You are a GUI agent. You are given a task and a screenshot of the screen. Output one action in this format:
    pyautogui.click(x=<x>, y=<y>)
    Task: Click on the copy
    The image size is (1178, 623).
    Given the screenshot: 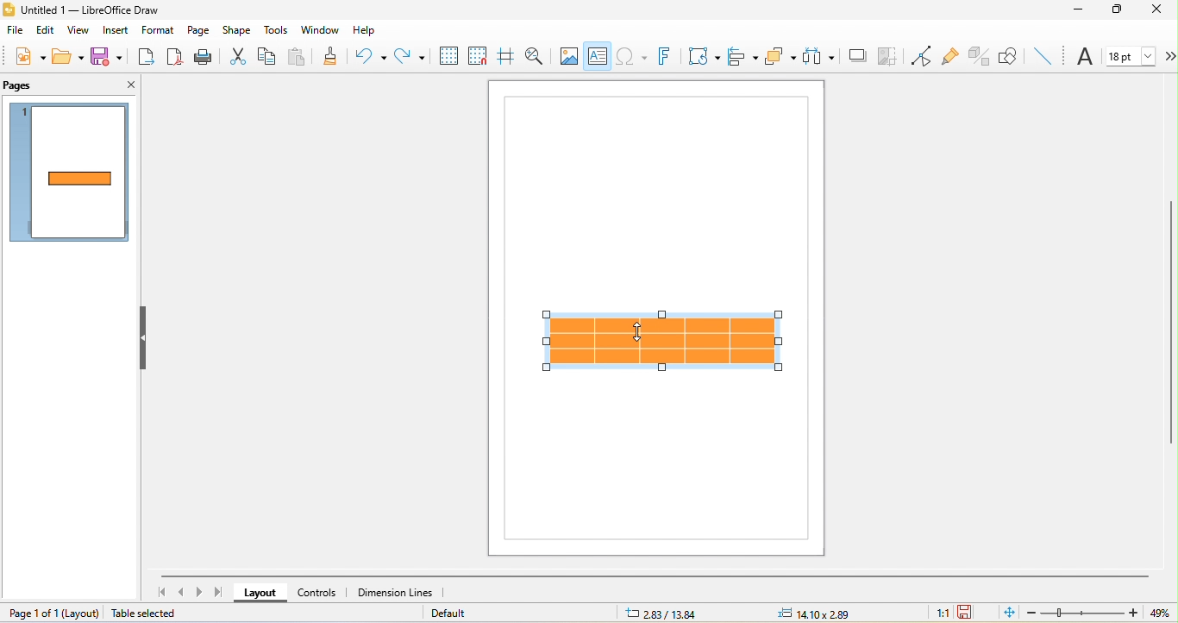 What is the action you would take?
    pyautogui.click(x=270, y=57)
    